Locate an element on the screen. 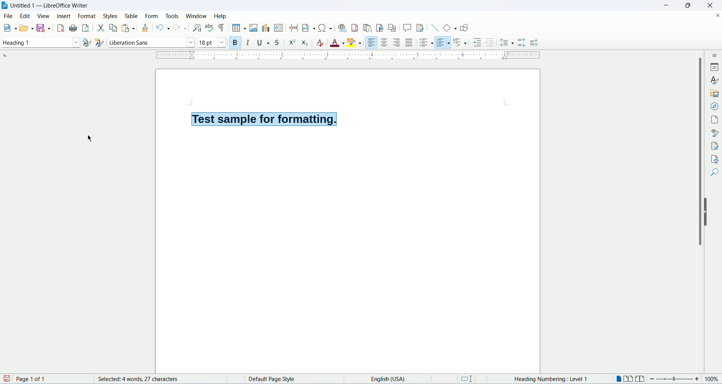 This screenshot has height=384, width=722. new style is located at coordinates (100, 43).